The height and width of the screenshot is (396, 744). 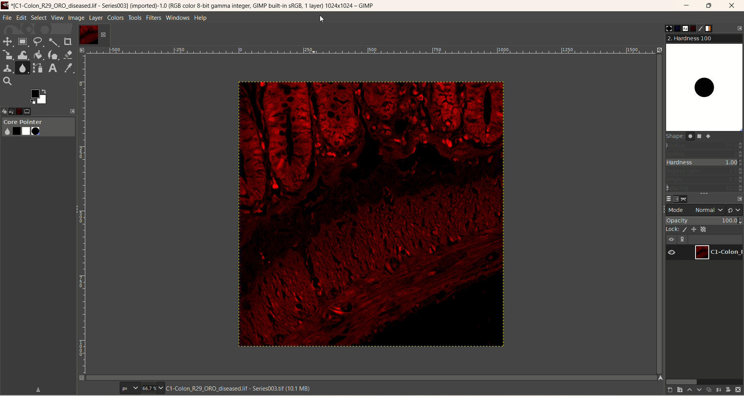 What do you see at coordinates (95, 388) in the screenshot?
I see `coordinates` at bounding box center [95, 388].